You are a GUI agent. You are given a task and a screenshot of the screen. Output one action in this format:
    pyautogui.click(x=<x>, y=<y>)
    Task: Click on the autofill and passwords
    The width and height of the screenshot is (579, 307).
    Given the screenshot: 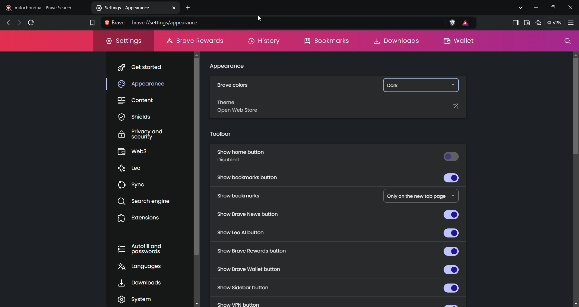 What is the action you would take?
    pyautogui.click(x=142, y=248)
    